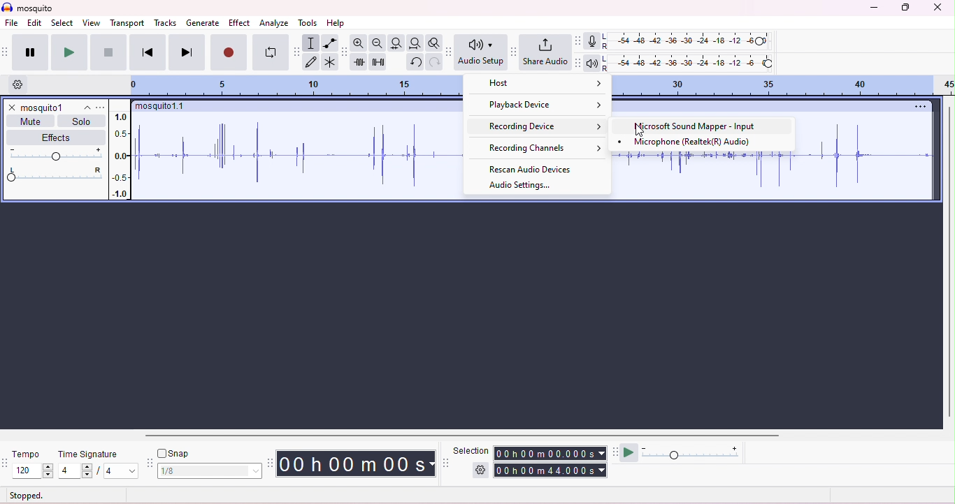  I want to click on effects, so click(57, 137).